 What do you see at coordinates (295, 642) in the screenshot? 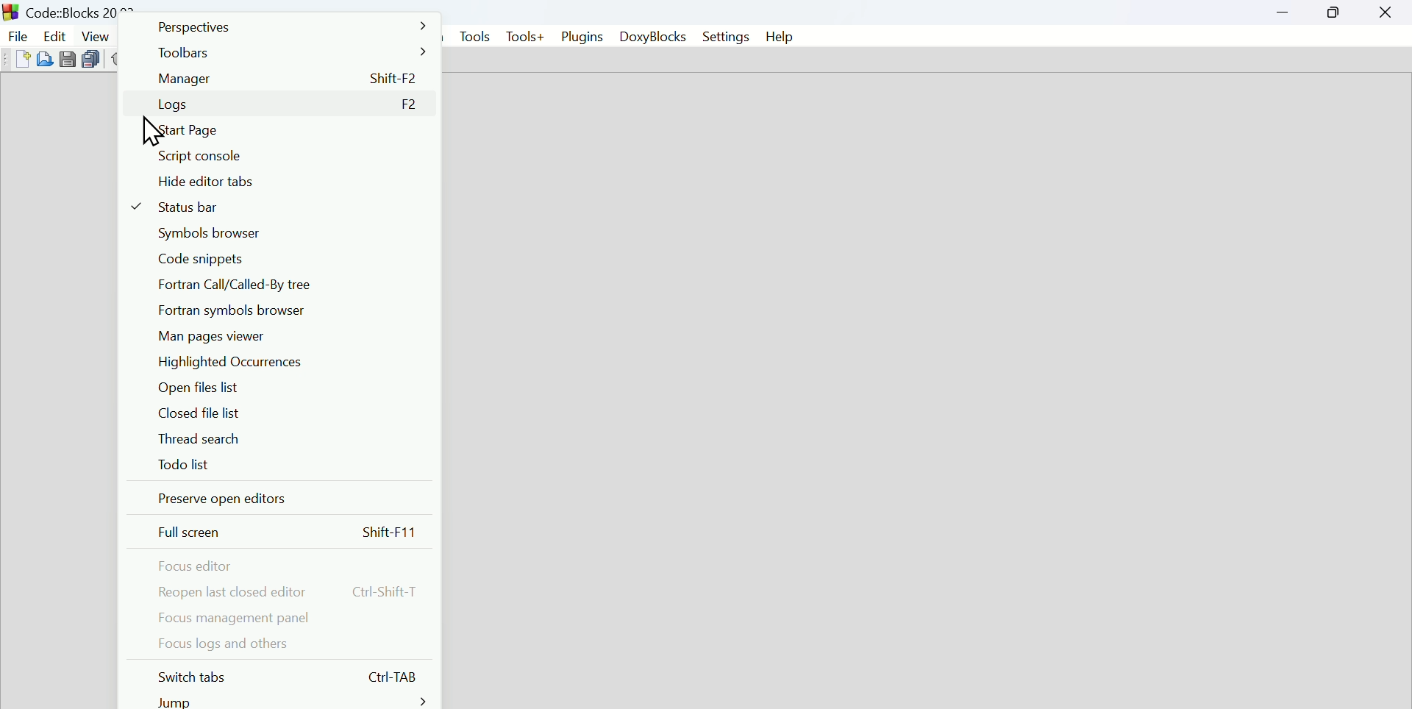
I see `Food log and others` at bounding box center [295, 642].